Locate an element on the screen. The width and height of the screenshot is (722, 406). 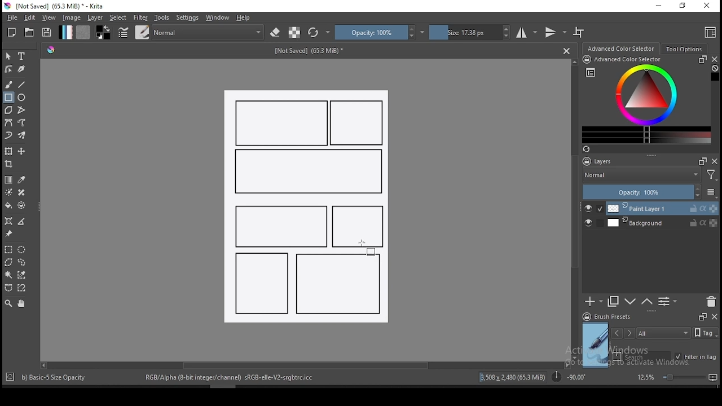
ellipse tool is located at coordinates (22, 96).